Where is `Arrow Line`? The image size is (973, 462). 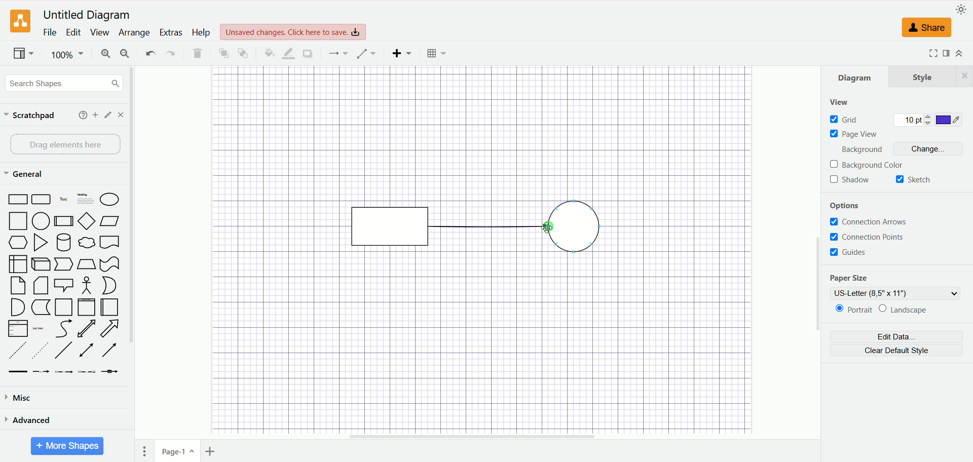 Arrow Line is located at coordinates (109, 352).